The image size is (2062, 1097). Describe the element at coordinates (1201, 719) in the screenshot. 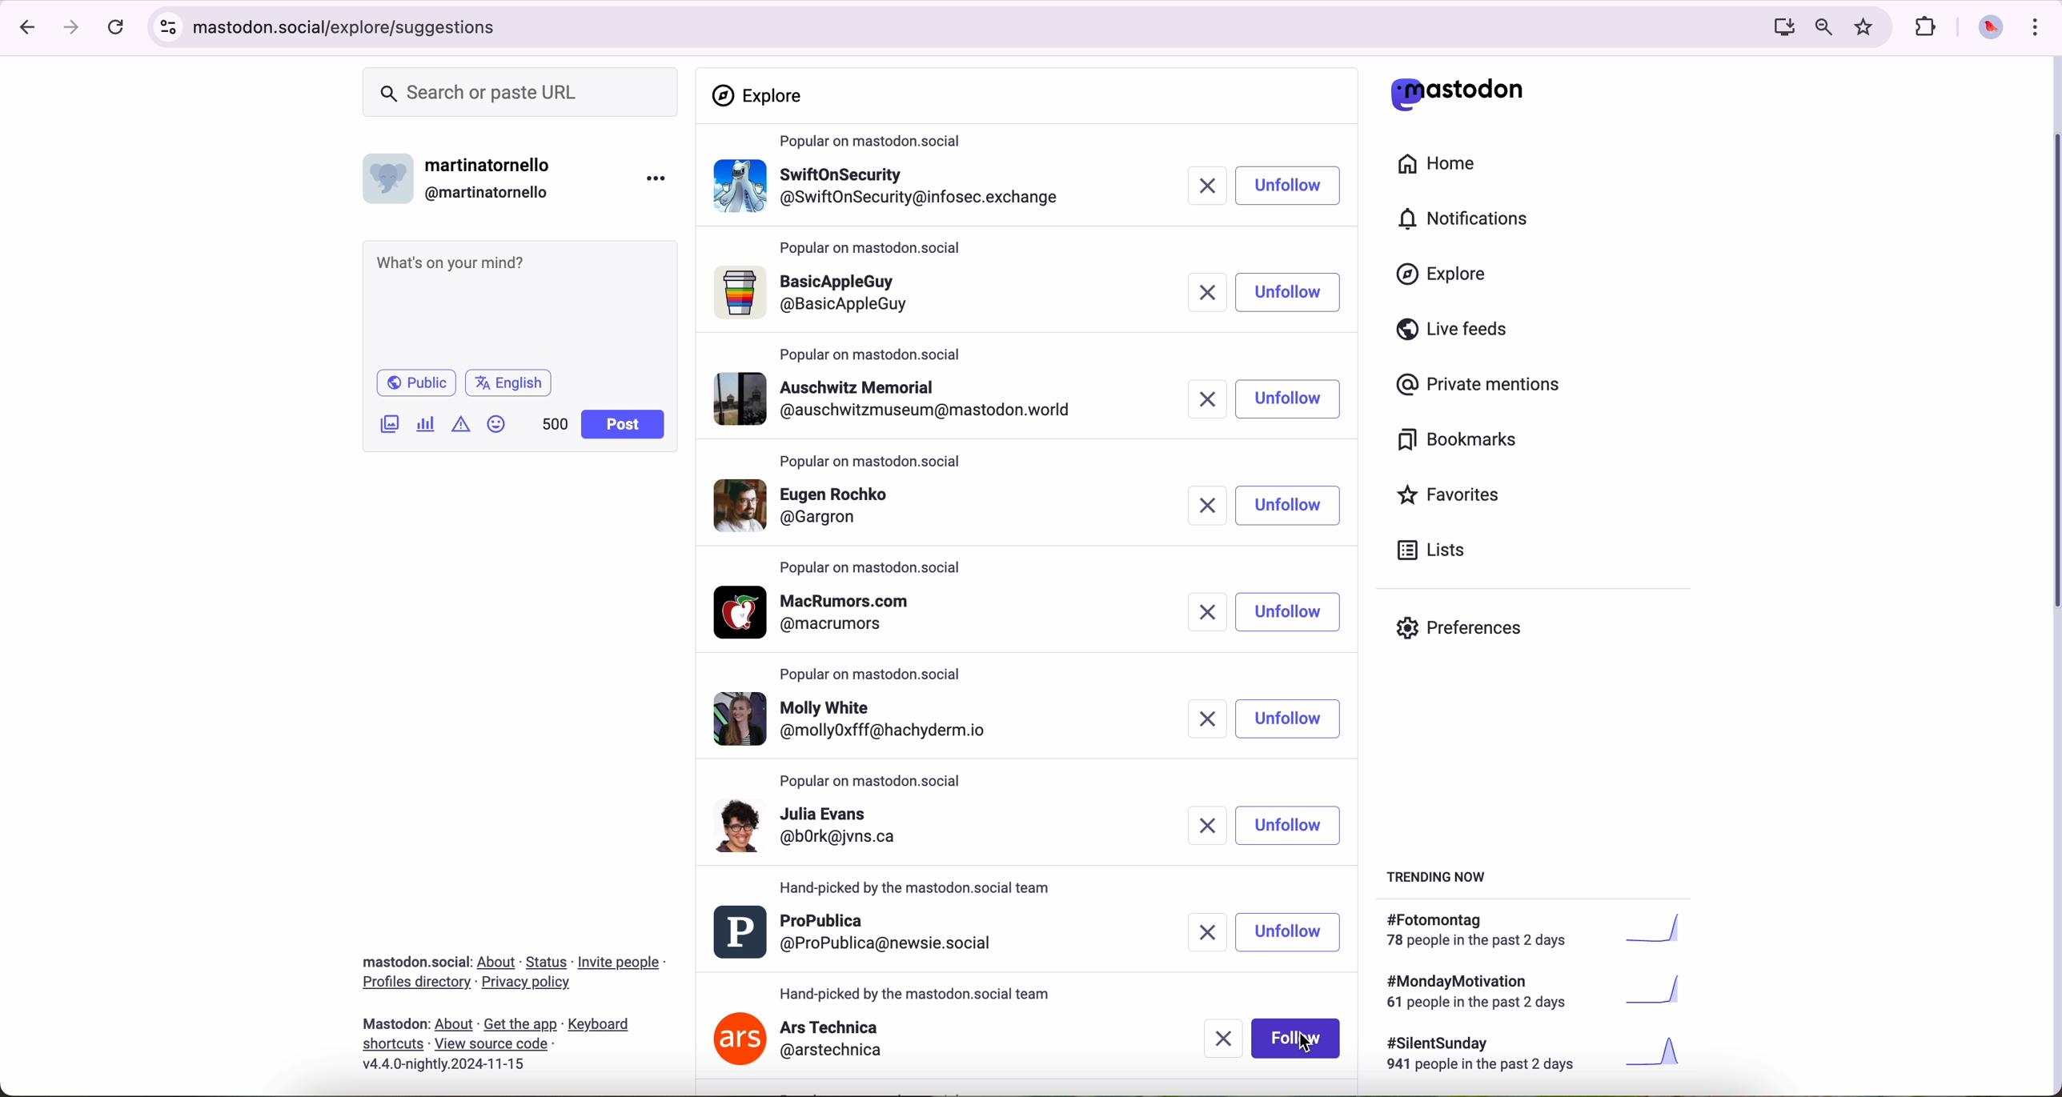

I see `remove` at that location.